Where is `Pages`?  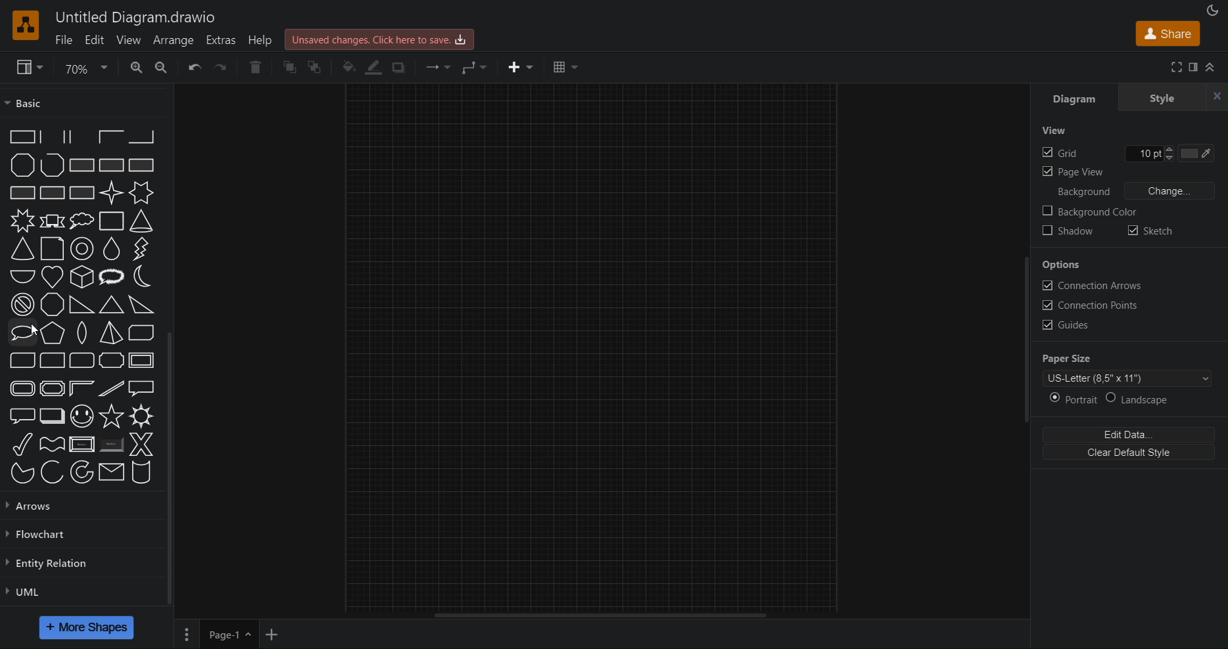
Pages is located at coordinates (190, 633).